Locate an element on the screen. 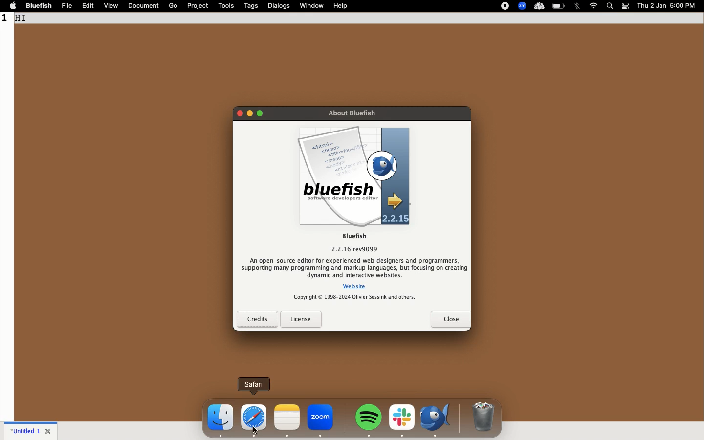  bluefish is located at coordinates (37, 6).